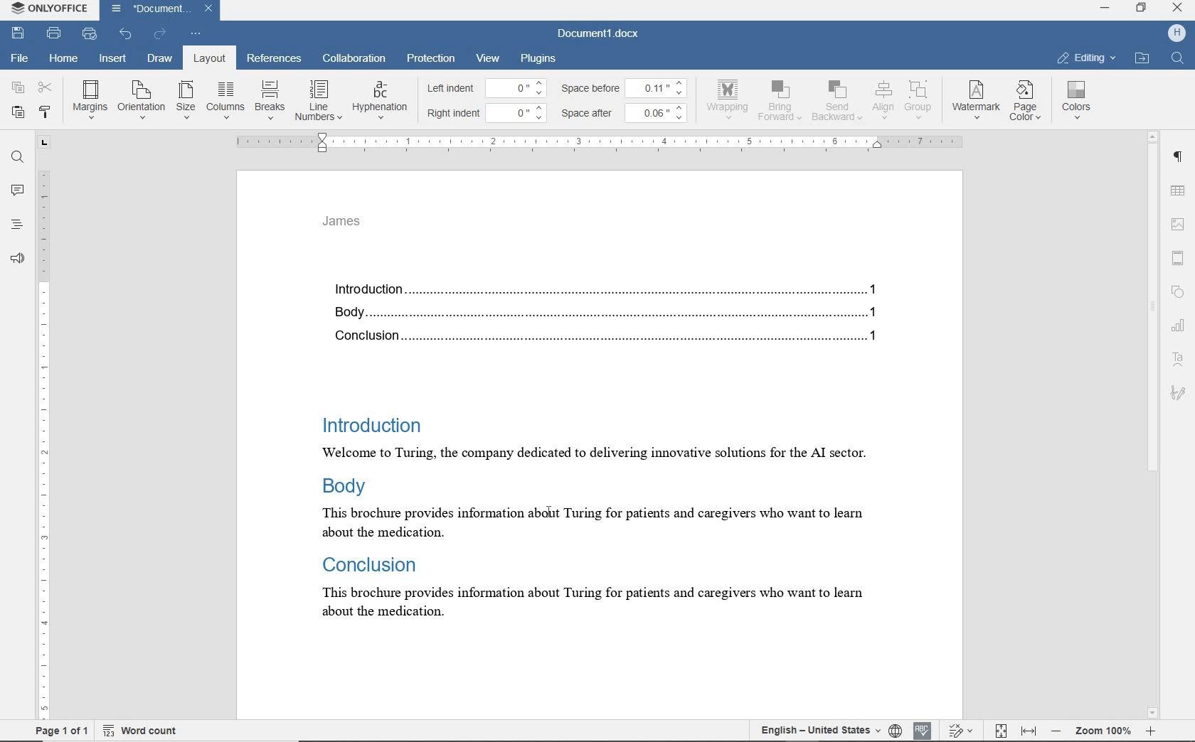 The image size is (1195, 742). What do you see at coordinates (603, 261) in the screenshot?
I see `TOP MARGIN INCREASED BY 1.3 INCHES` at bounding box center [603, 261].